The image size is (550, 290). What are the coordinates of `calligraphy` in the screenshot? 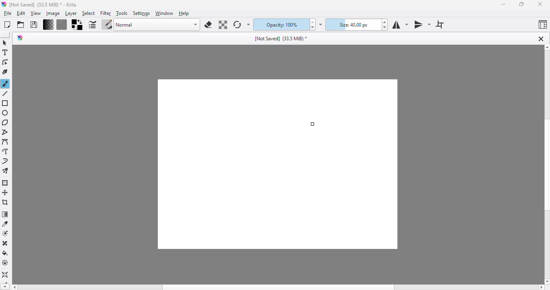 It's located at (5, 72).